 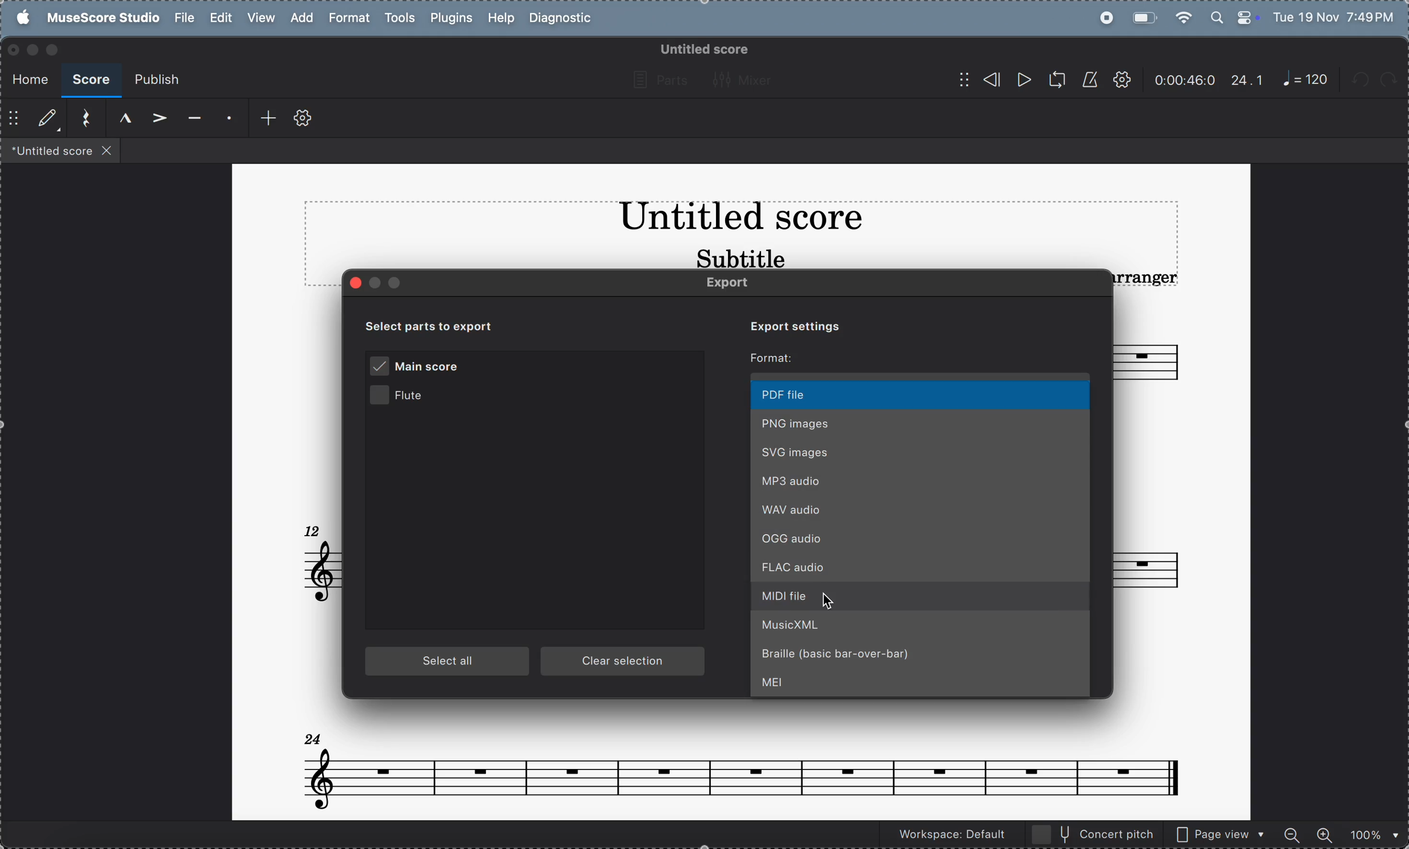 I want to click on cursor, so click(x=829, y=598).